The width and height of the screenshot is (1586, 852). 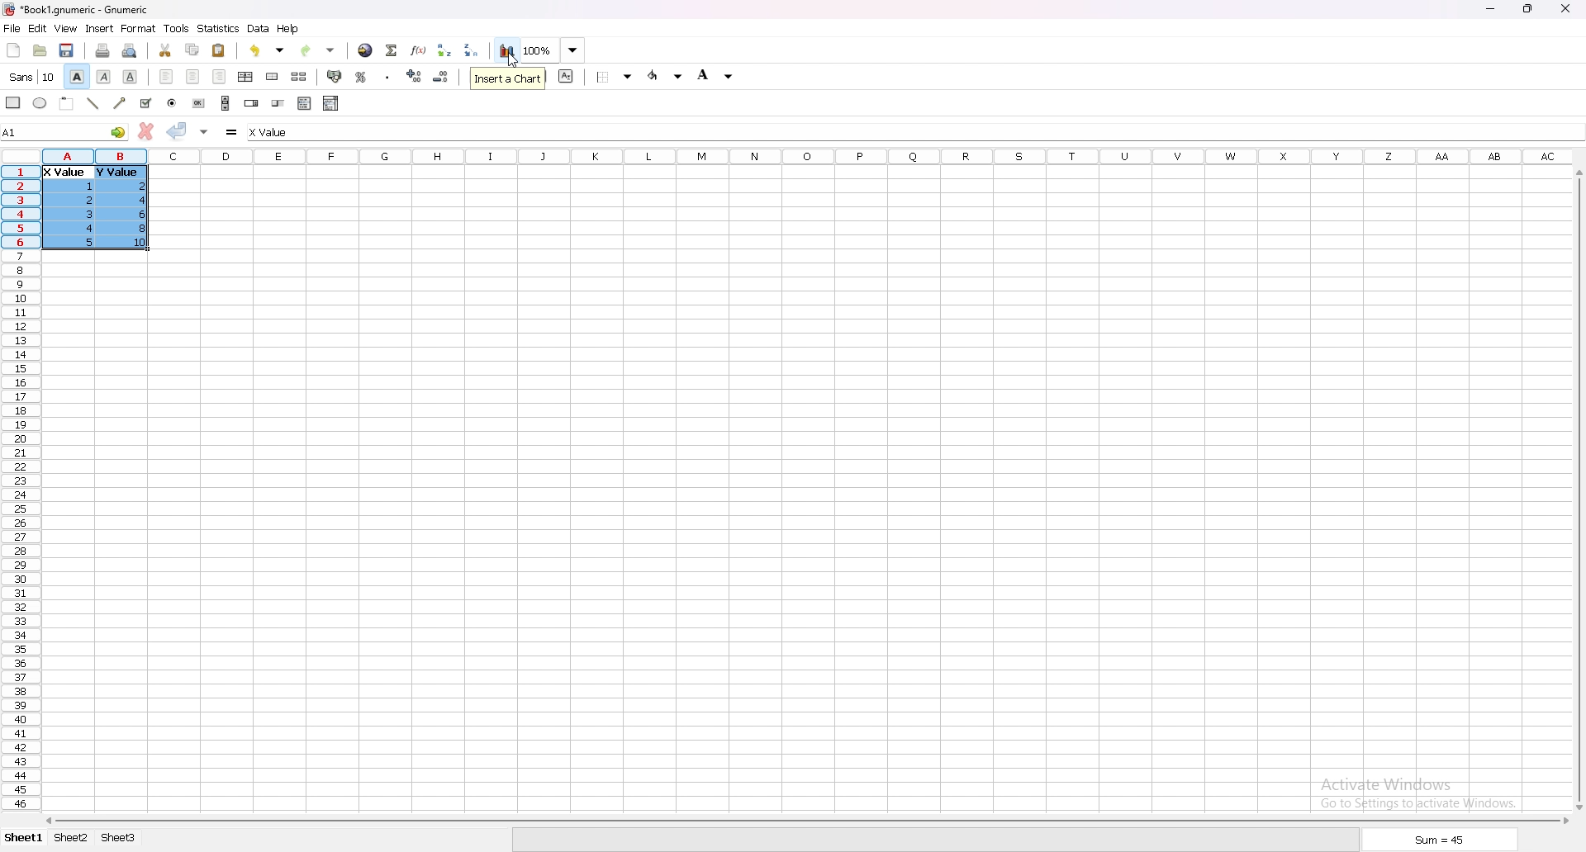 What do you see at coordinates (102, 50) in the screenshot?
I see `print` at bounding box center [102, 50].